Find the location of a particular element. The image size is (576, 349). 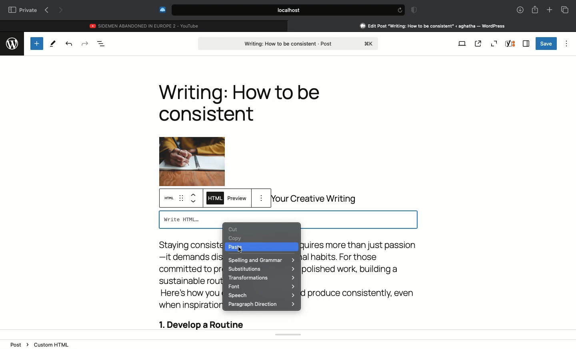

more options is located at coordinates (263, 198).